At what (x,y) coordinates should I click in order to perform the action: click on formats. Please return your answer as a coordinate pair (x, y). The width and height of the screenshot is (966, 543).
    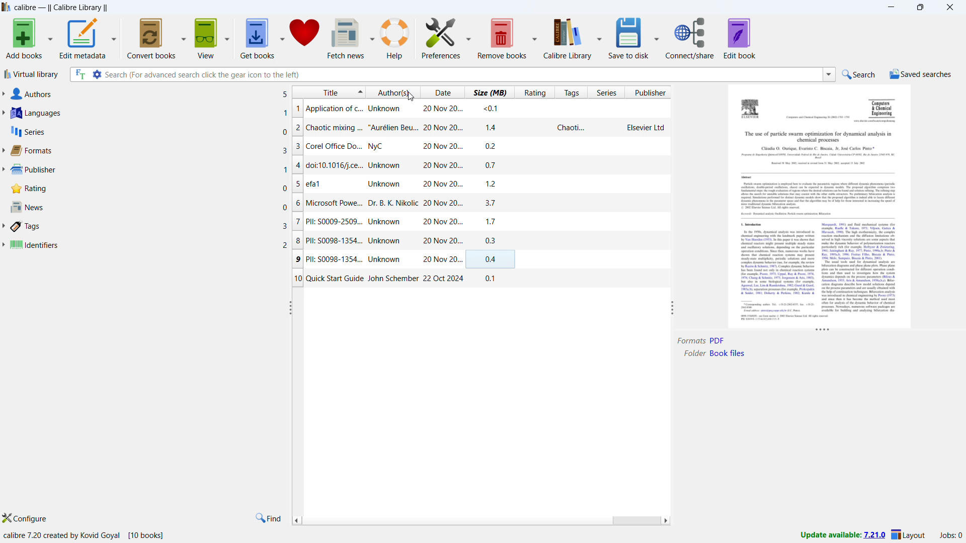
    Looking at the image, I should click on (149, 151).